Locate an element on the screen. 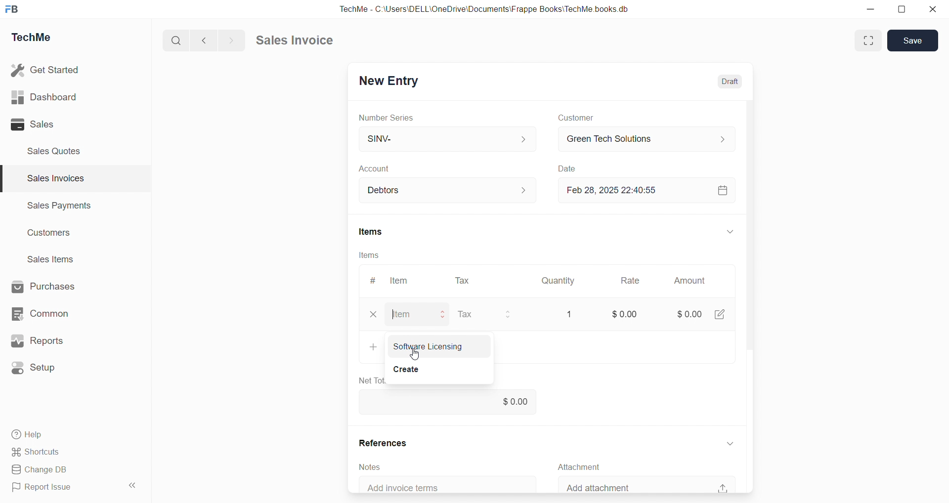  close is located at coordinates (933, 9).